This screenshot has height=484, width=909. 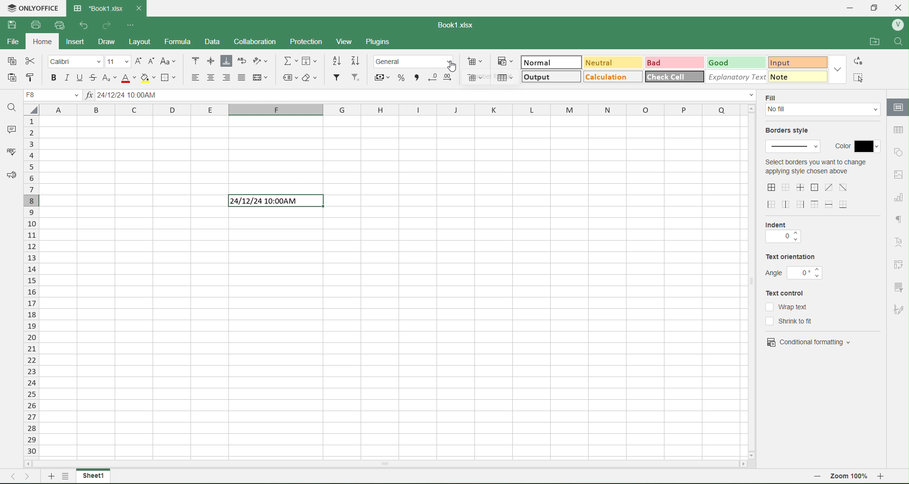 I want to click on bad, so click(x=656, y=62).